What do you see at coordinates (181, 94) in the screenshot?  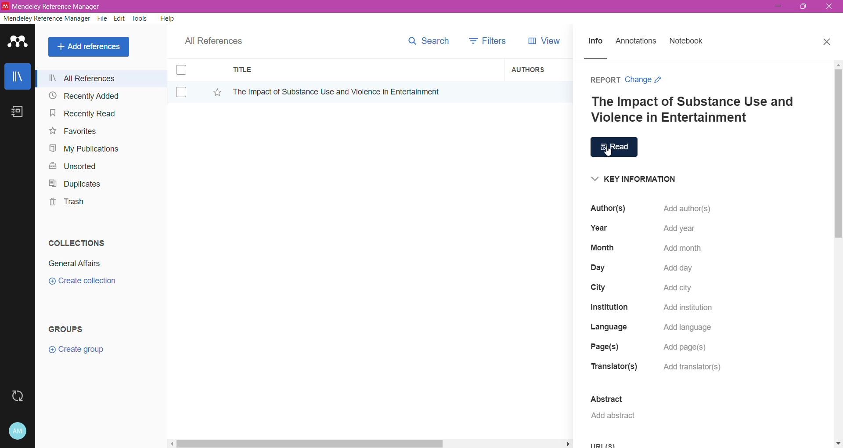 I see `Click to select Item(s)` at bounding box center [181, 94].